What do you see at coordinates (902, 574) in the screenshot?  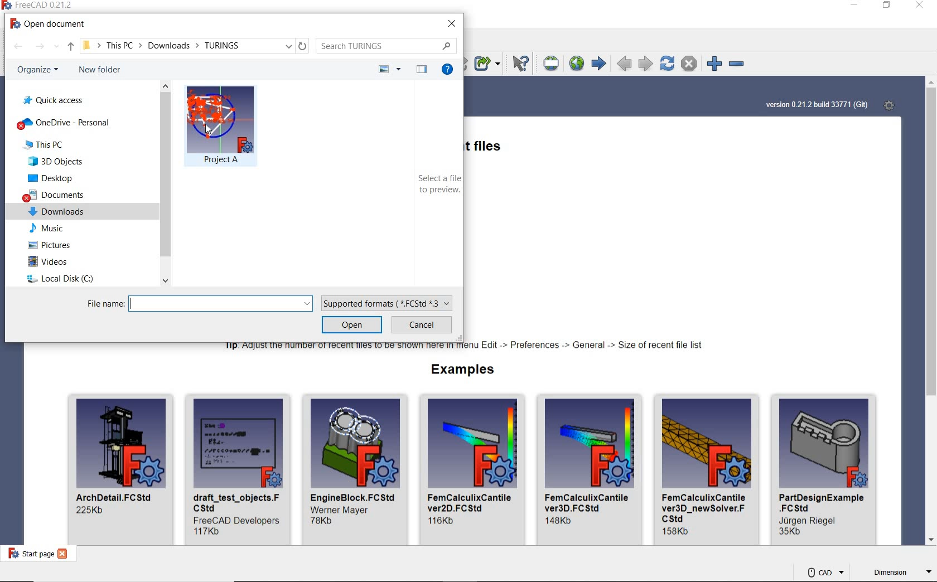 I see `DIMENSION` at bounding box center [902, 574].